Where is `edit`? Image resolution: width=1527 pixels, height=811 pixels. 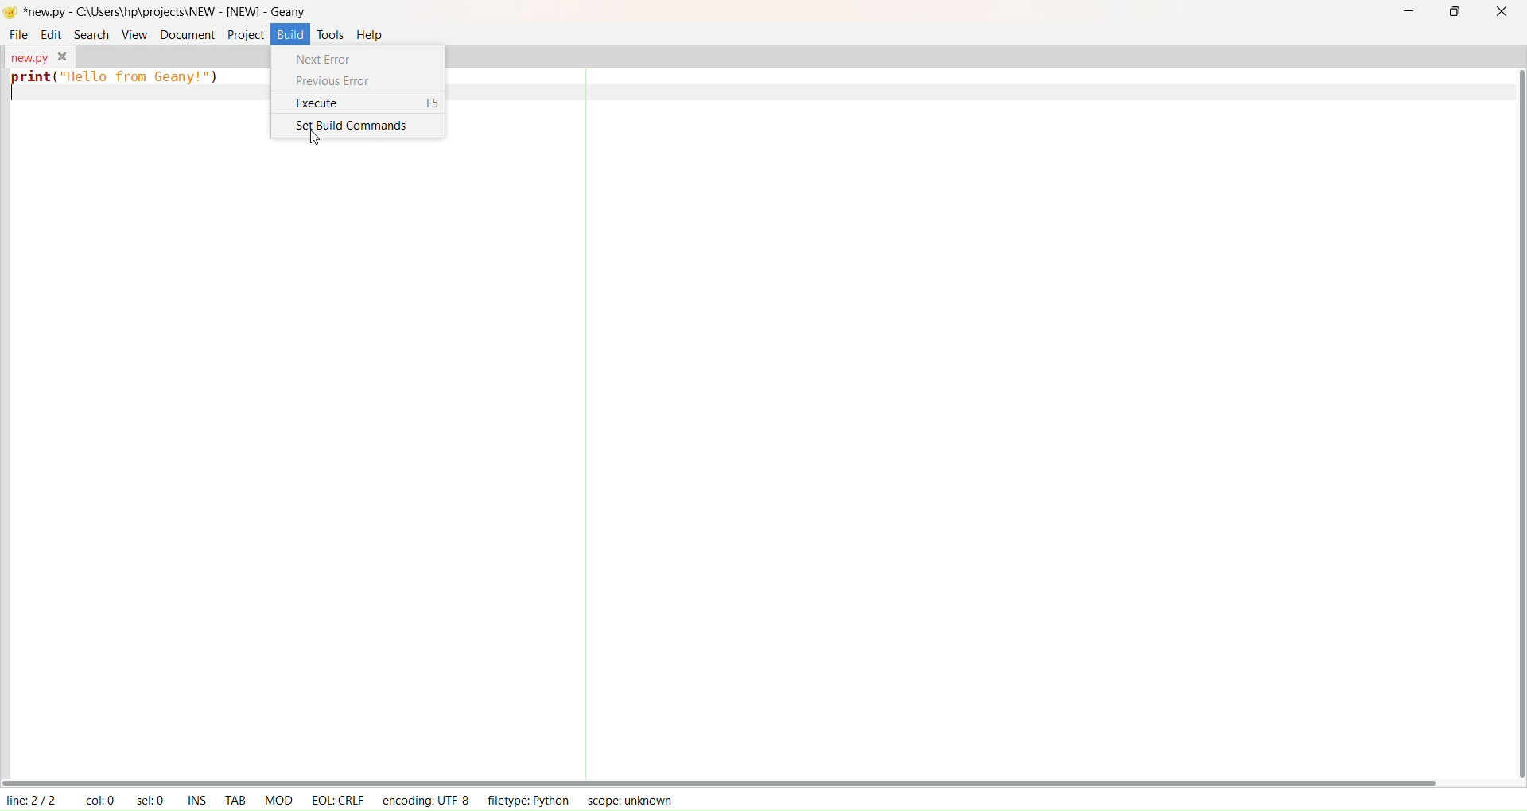 edit is located at coordinates (52, 33).